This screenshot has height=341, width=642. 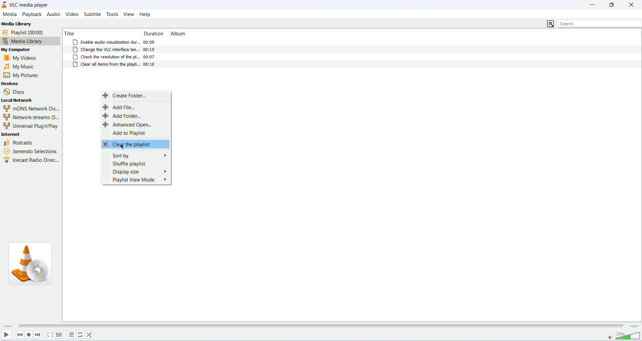 What do you see at coordinates (126, 95) in the screenshot?
I see `create folder` at bounding box center [126, 95].